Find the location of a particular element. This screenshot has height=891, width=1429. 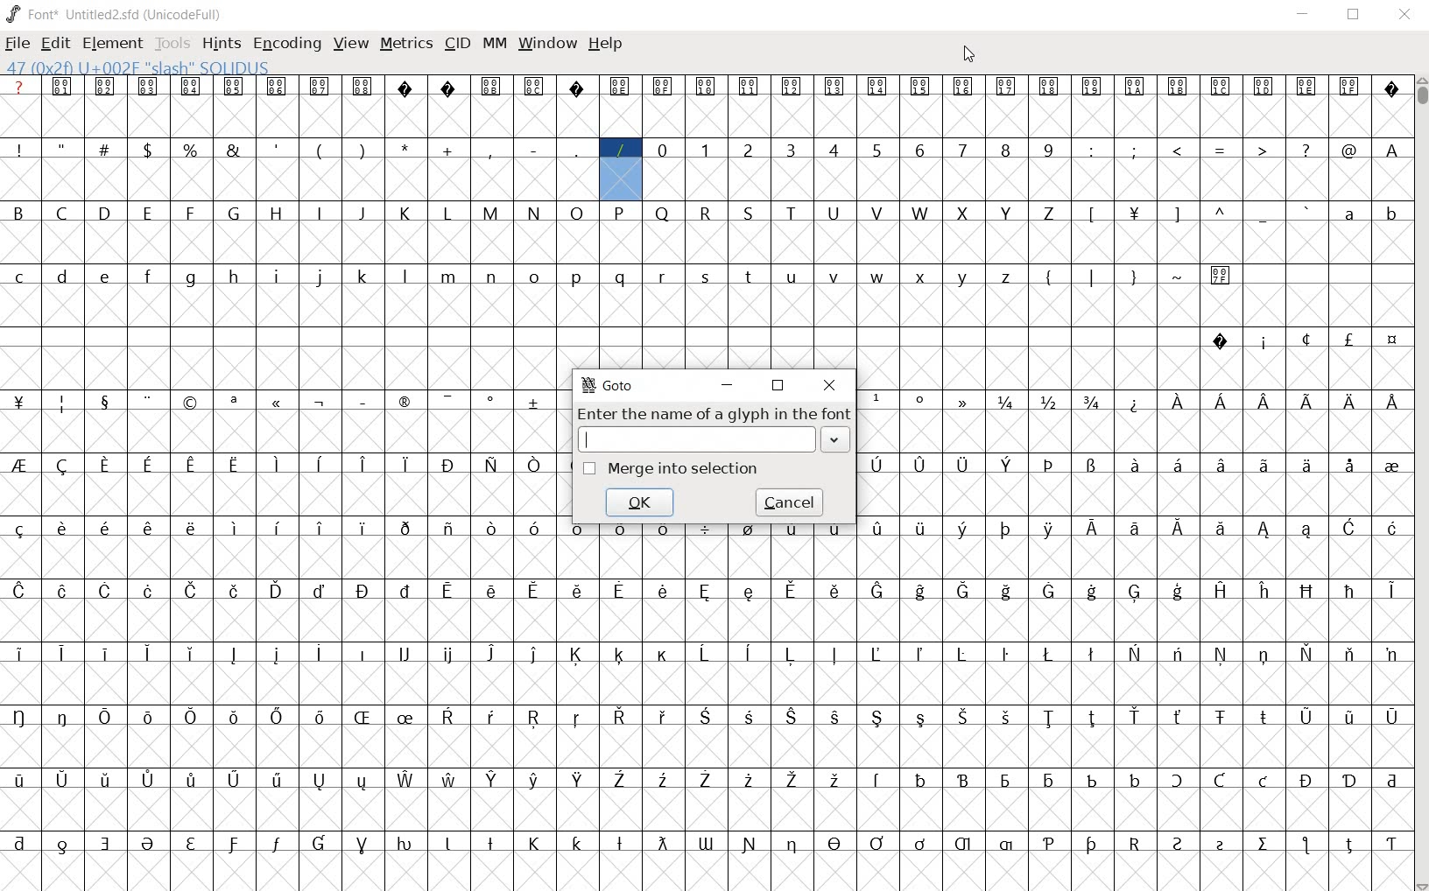

glyph is located at coordinates (1092, 466).